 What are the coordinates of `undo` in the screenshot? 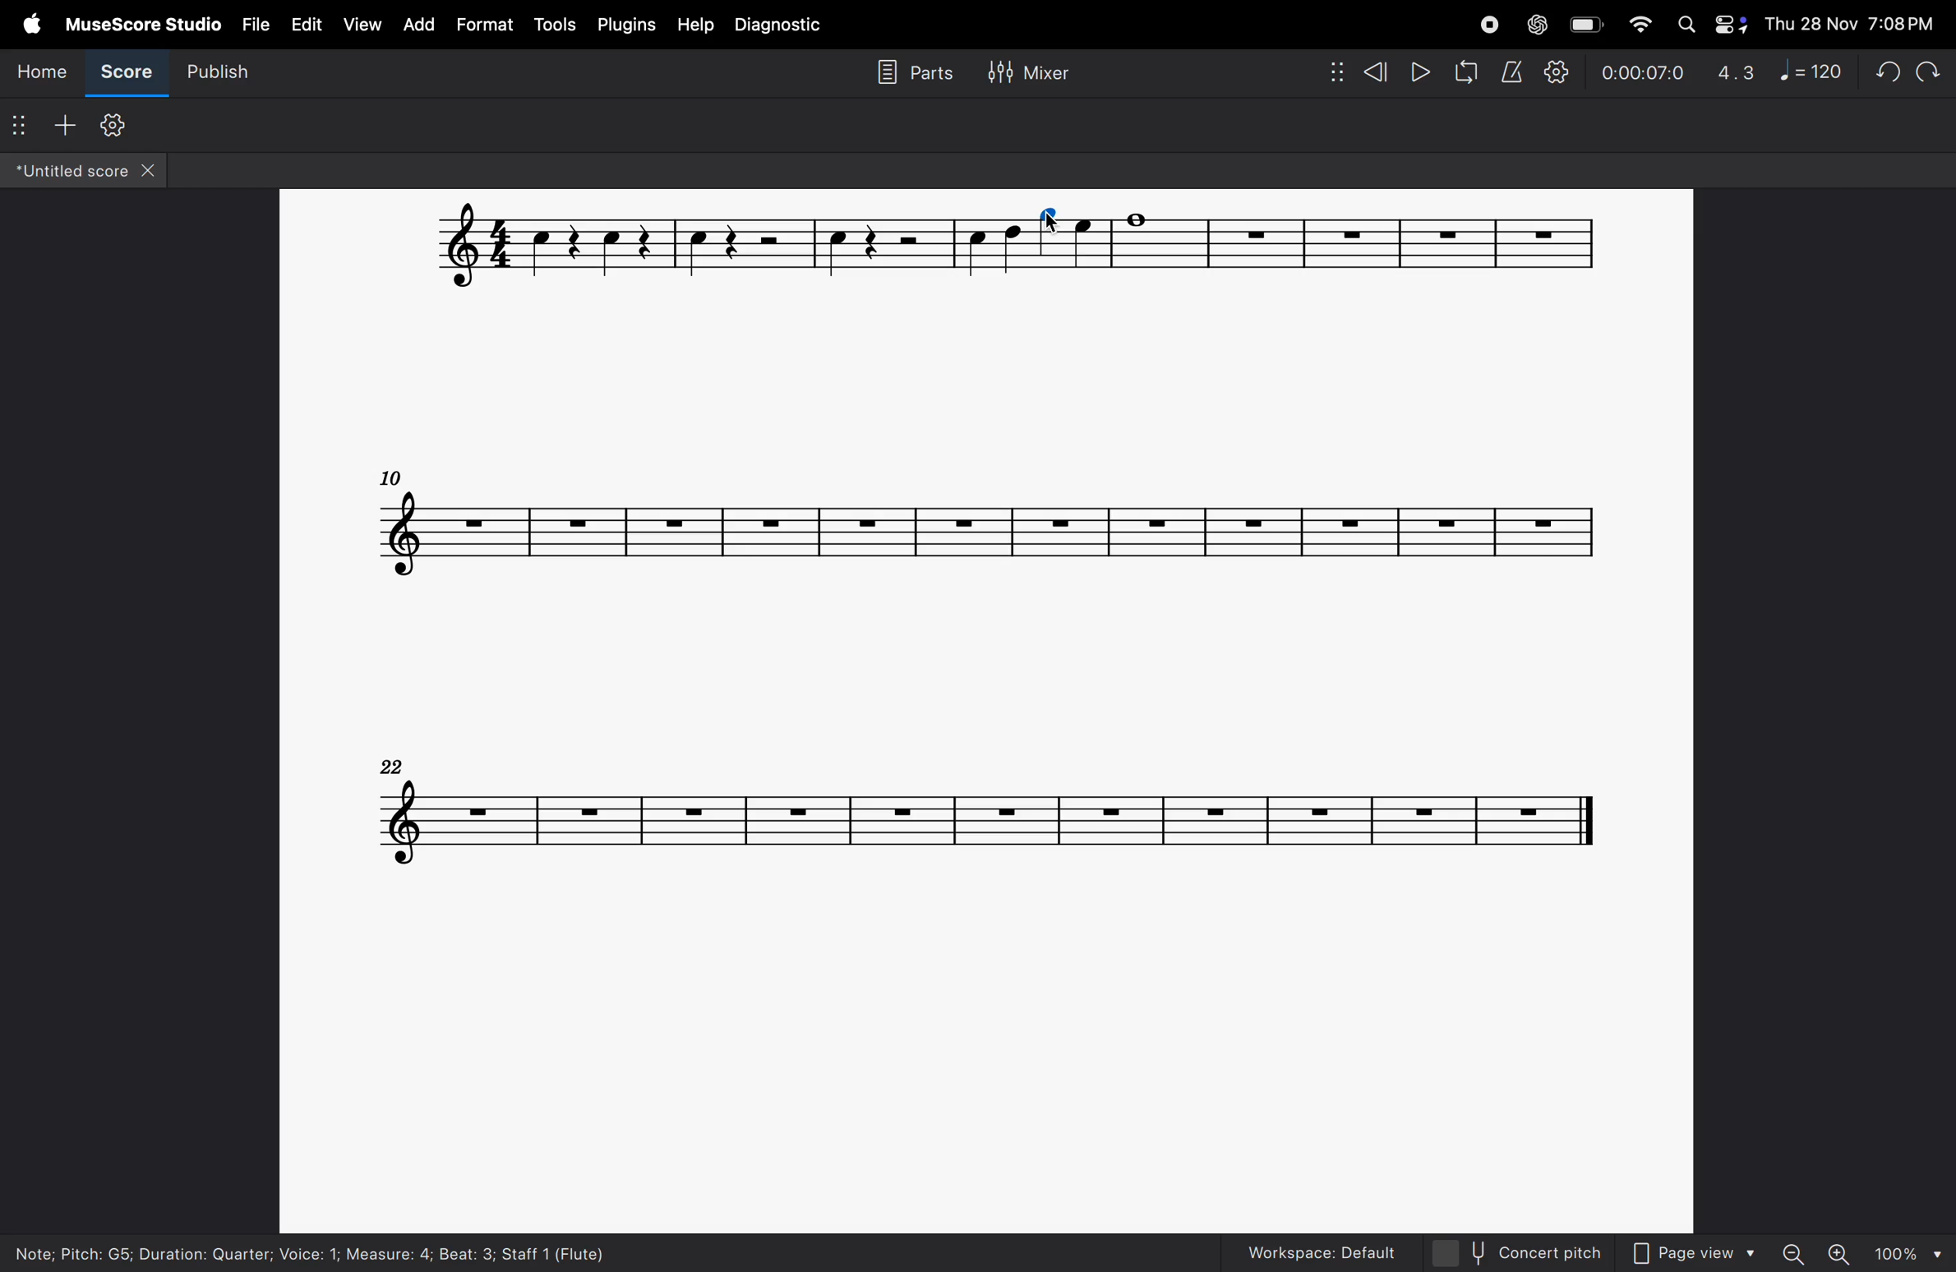 It's located at (1888, 72).